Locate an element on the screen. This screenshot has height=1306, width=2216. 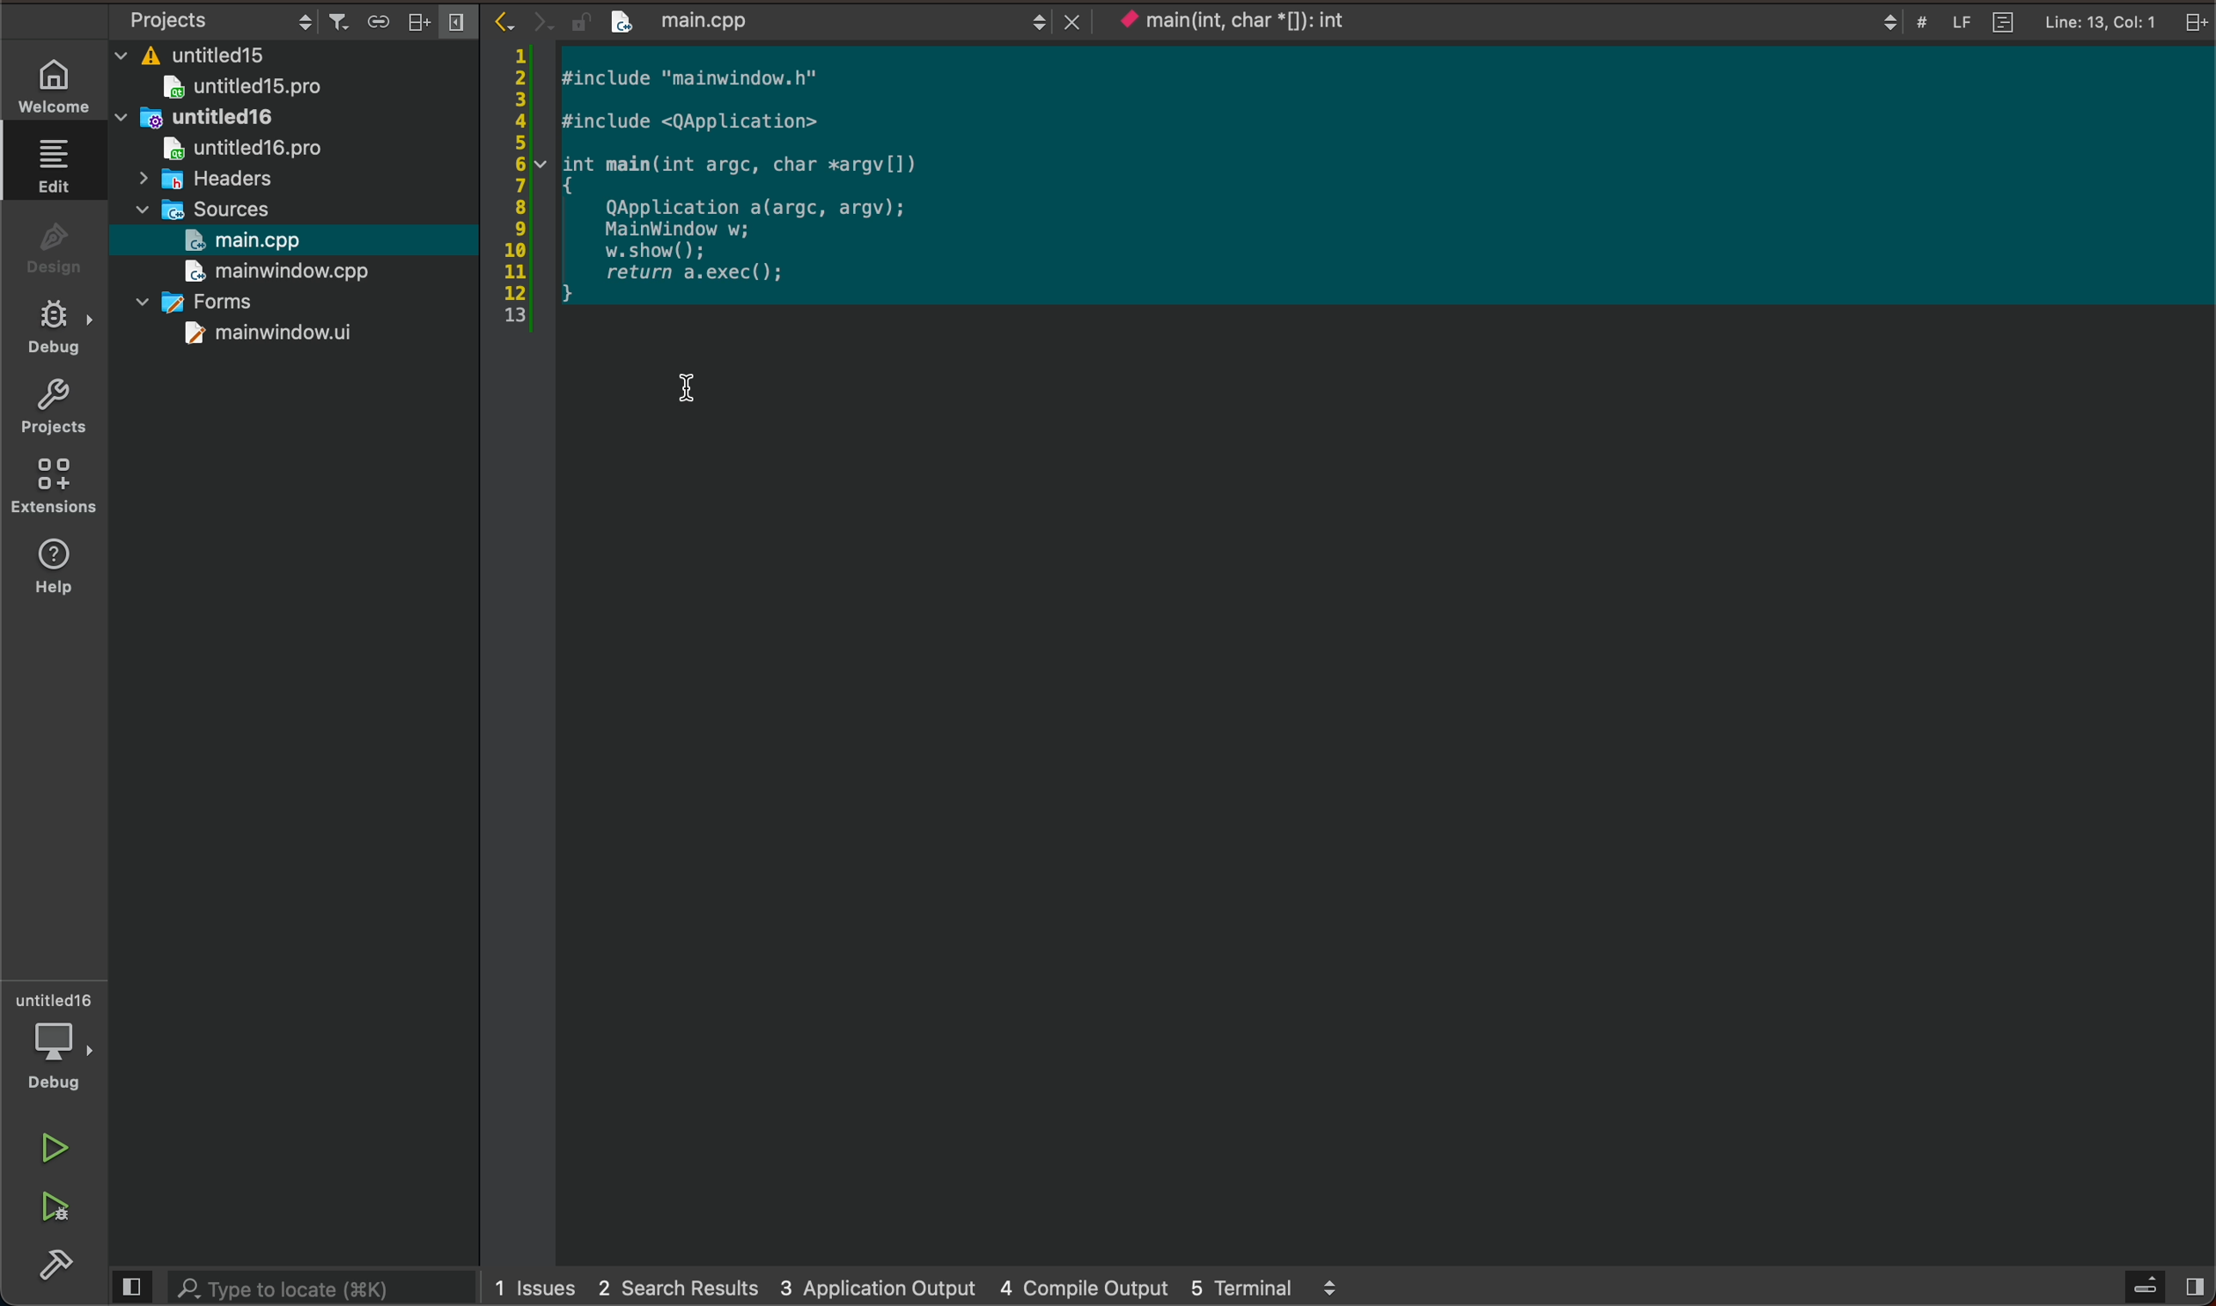
mainwindow is located at coordinates (263, 337).